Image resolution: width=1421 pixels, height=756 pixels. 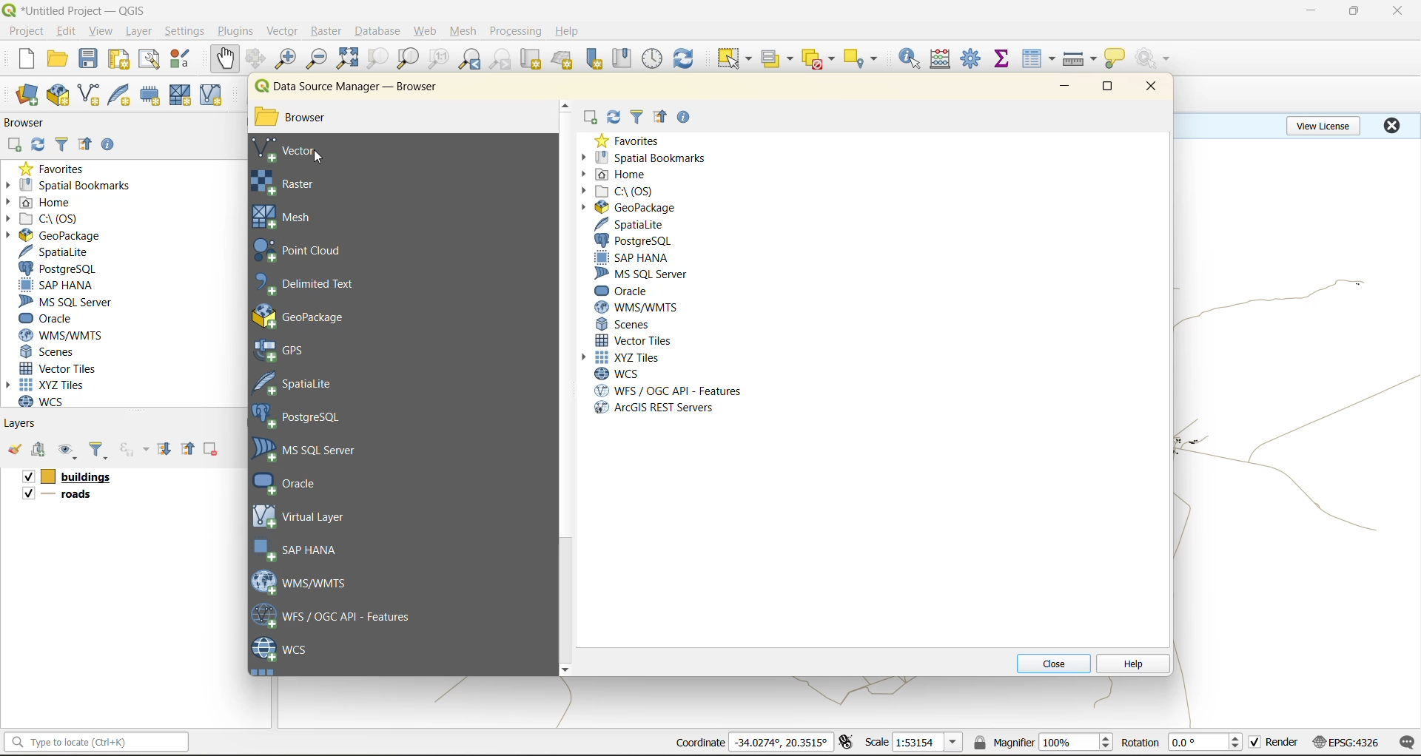 What do you see at coordinates (1408, 743) in the screenshot?
I see `log messages` at bounding box center [1408, 743].